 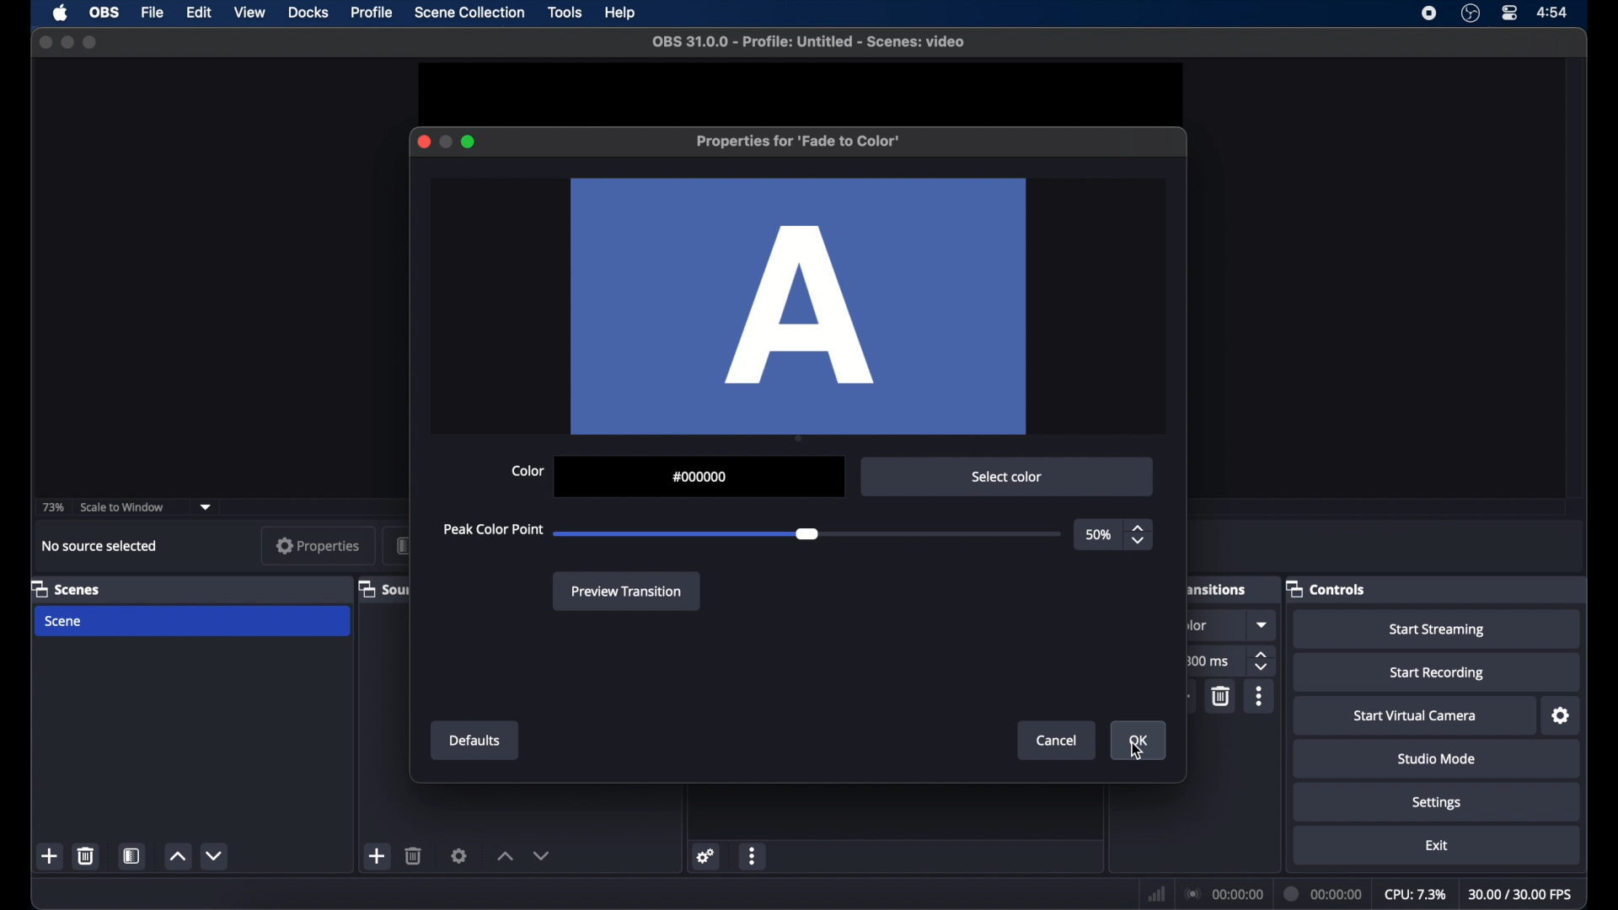 I want to click on docks, so click(x=309, y=13).